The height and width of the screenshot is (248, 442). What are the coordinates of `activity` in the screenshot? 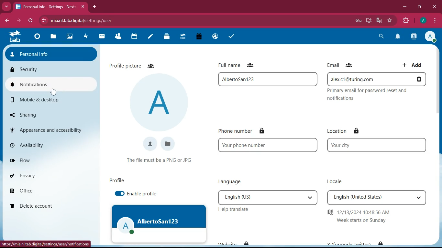 It's located at (86, 37).